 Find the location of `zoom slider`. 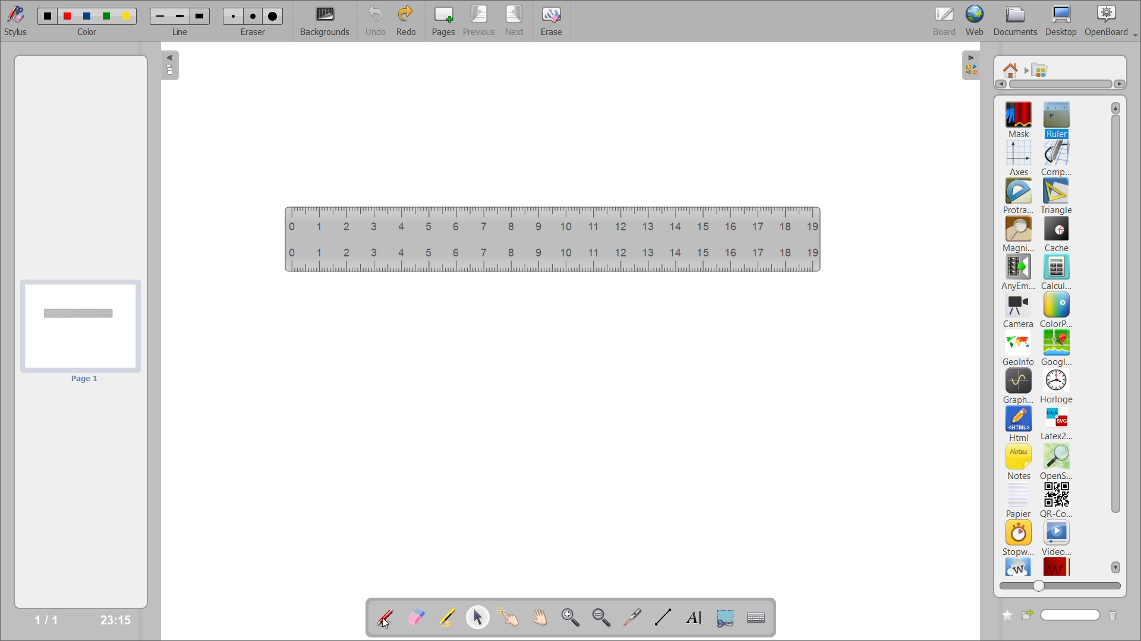

zoom slider is located at coordinates (1058, 584).